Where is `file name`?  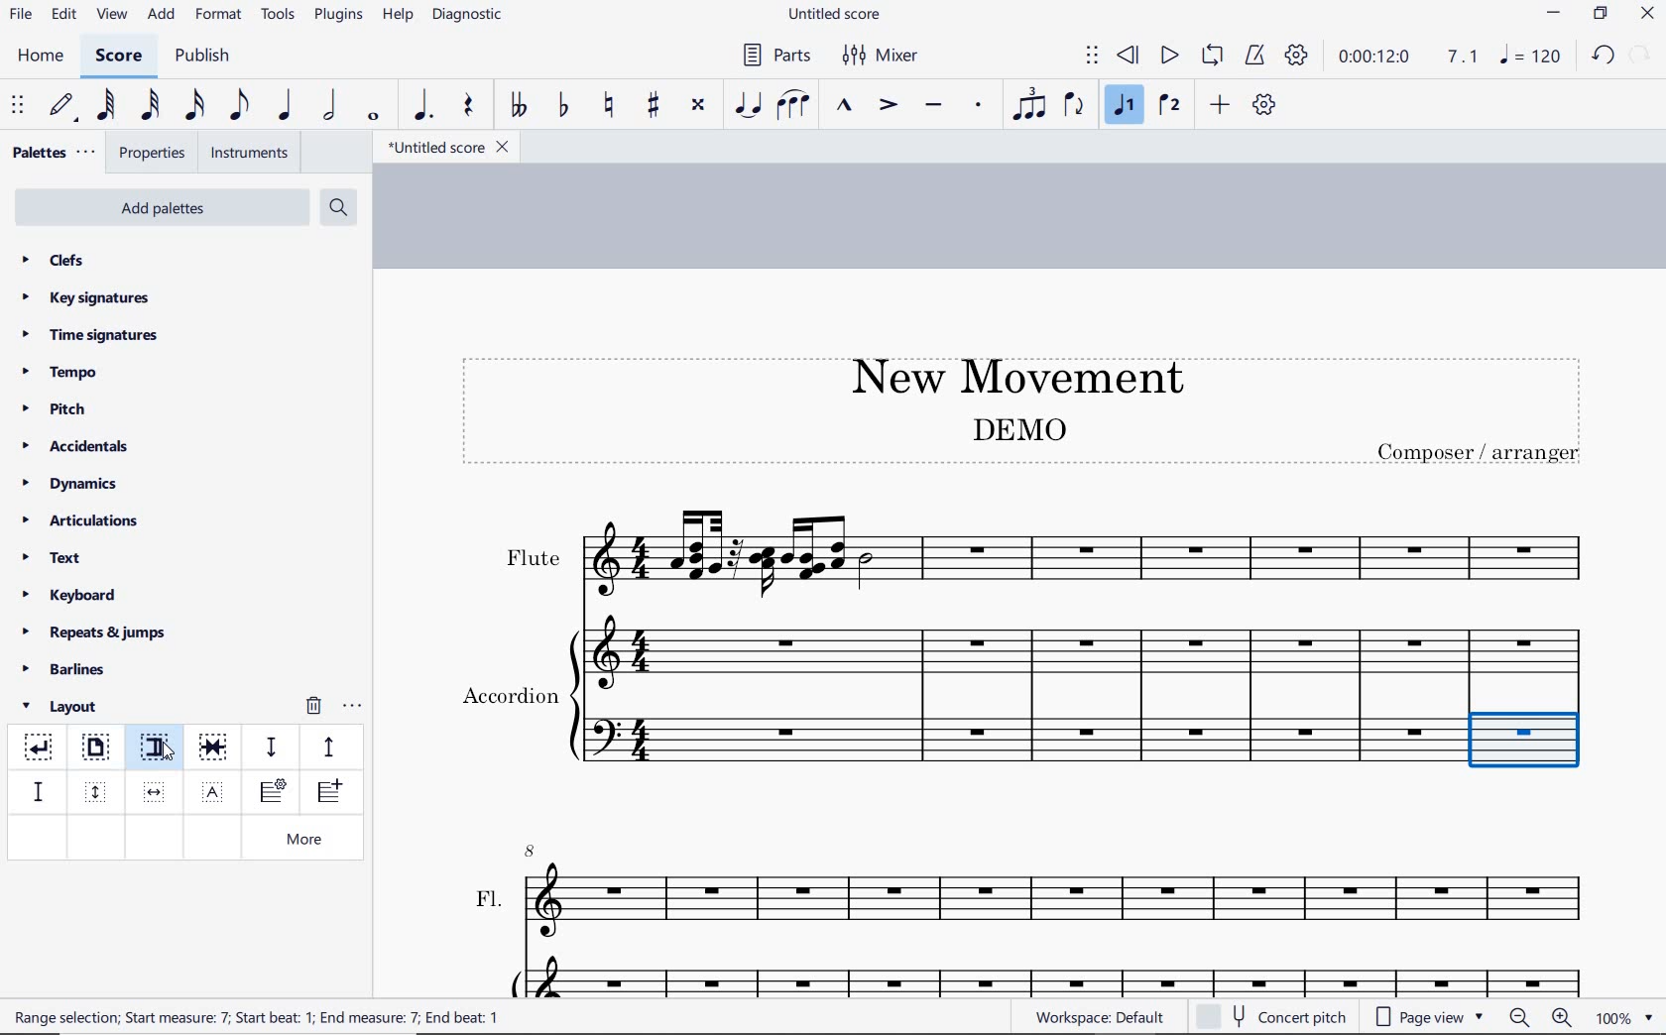
file name is located at coordinates (837, 15).